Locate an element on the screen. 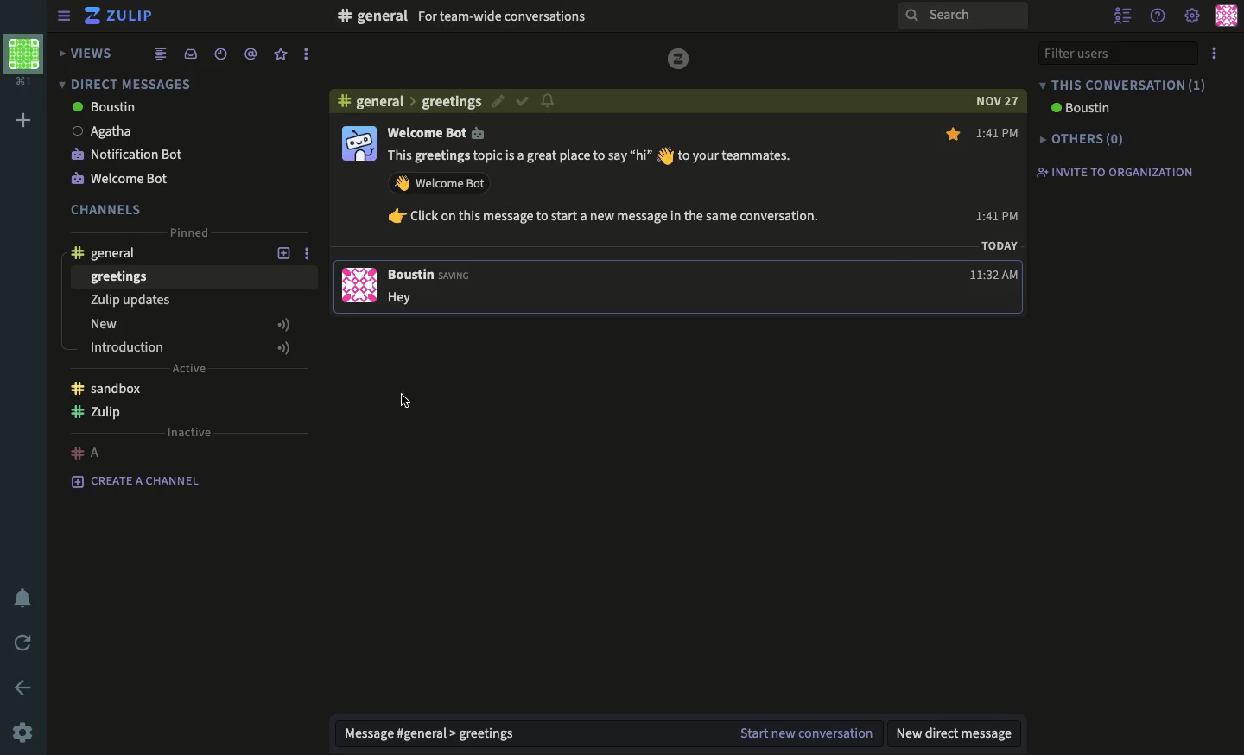 This screenshot has height=755, width=1244. Zulip is located at coordinates (679, 59).